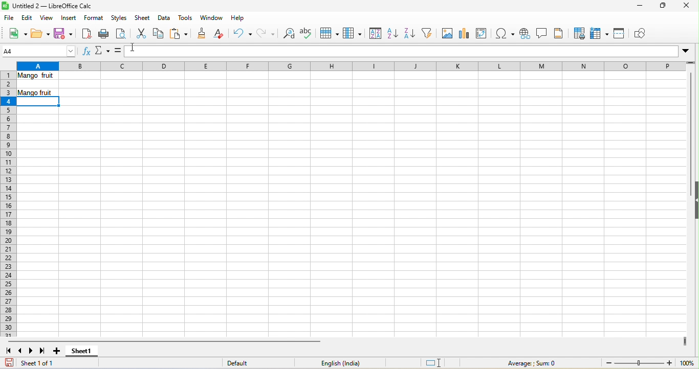 The image size is (699, 369). What do you see at coordinates (643, 33) in the screenshot?
I see `show draw function` at bounding box center [643, 33].